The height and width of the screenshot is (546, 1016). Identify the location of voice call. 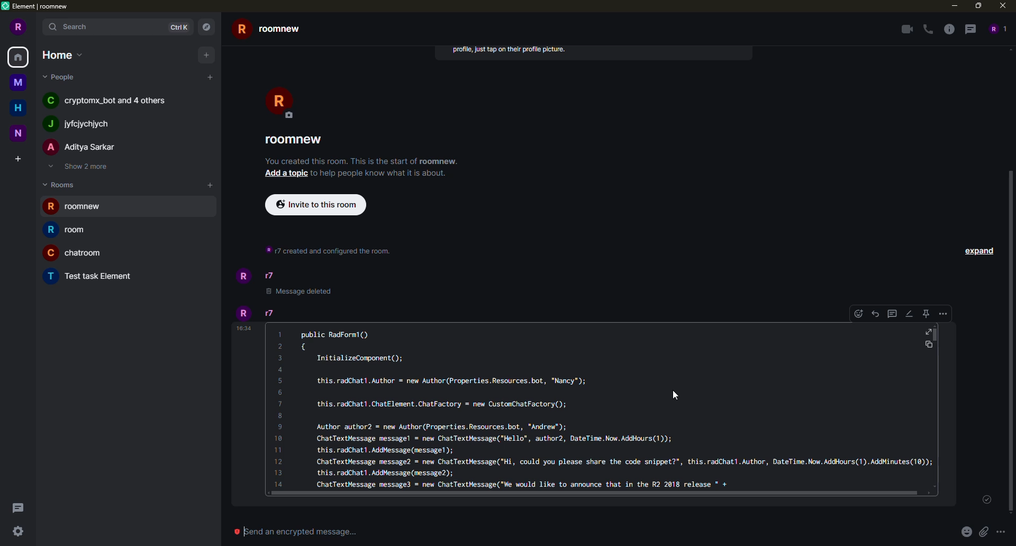
(926, 30).